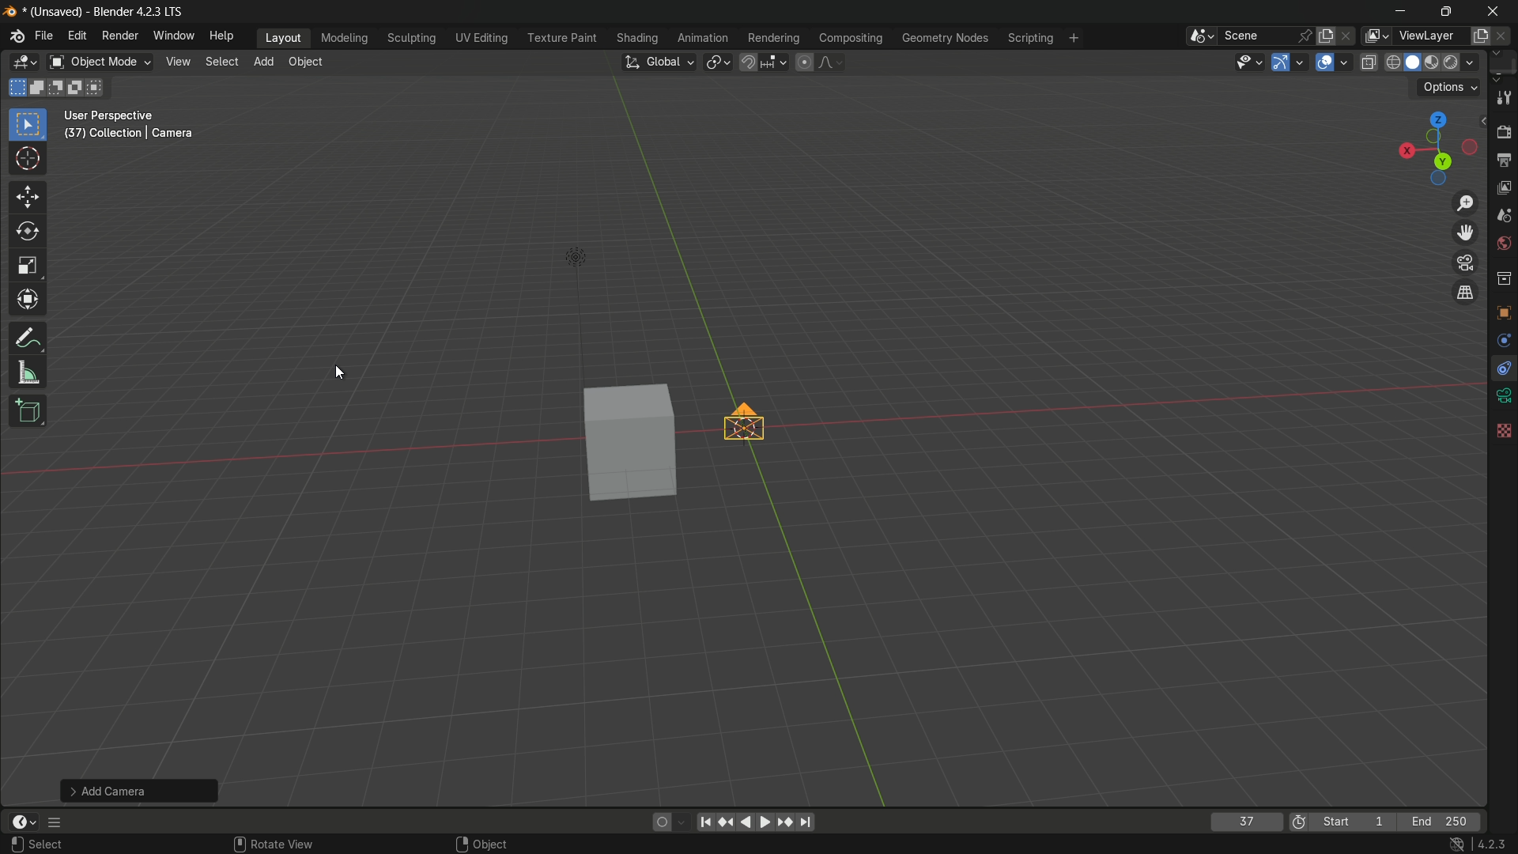 The height and width of the screenshot is (854, 1518). I want to click on close app, so click(1495, 10).